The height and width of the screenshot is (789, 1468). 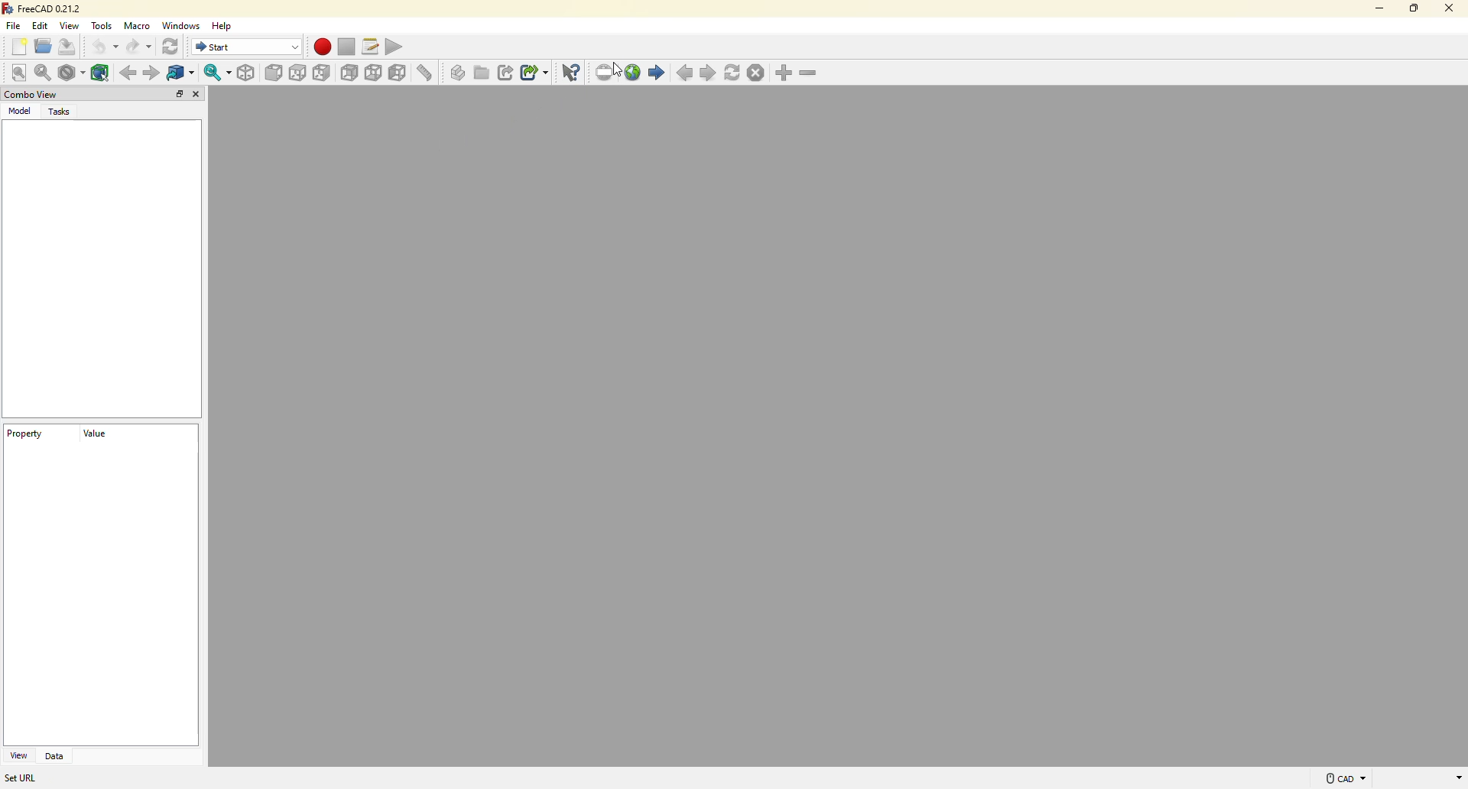 I want to click on freecad, so click(x=44, y=8).